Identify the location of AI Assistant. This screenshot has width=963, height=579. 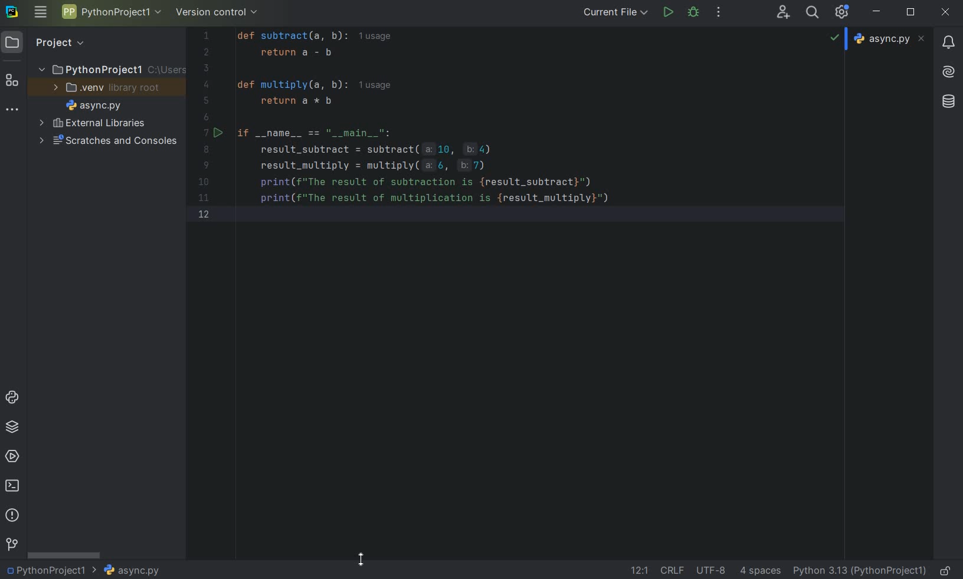
(948, 73).